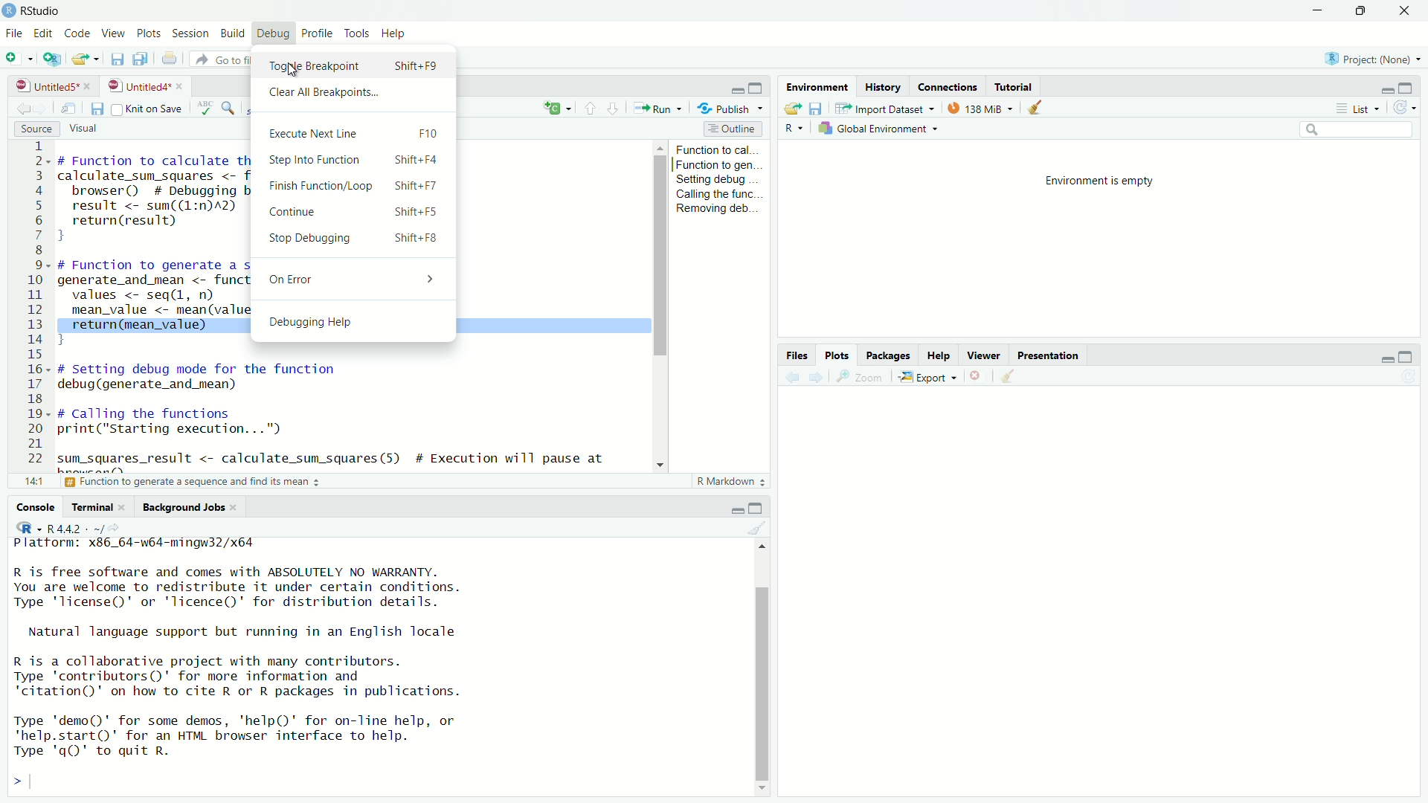  I want to click on new file, so click(19, 59).